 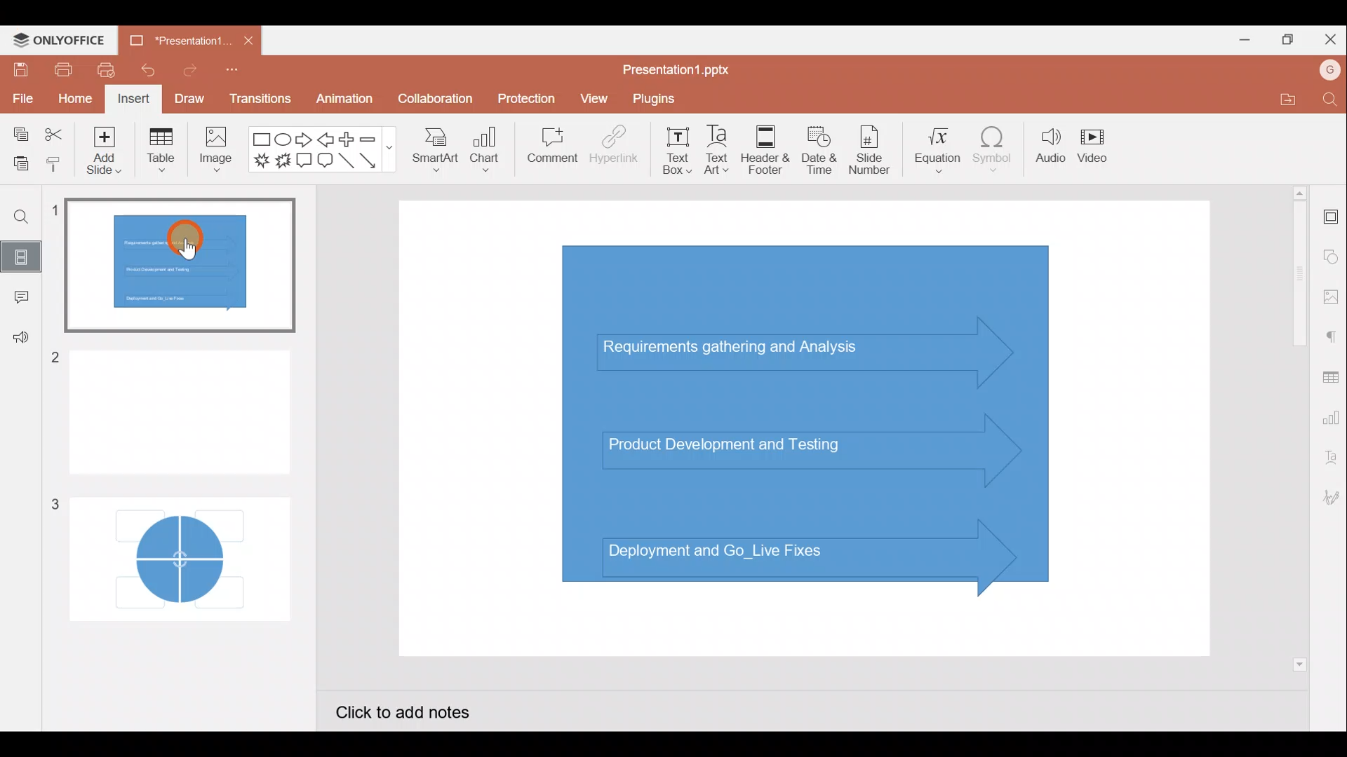 I want to click on Header & footer, so click(x=769, y=150).